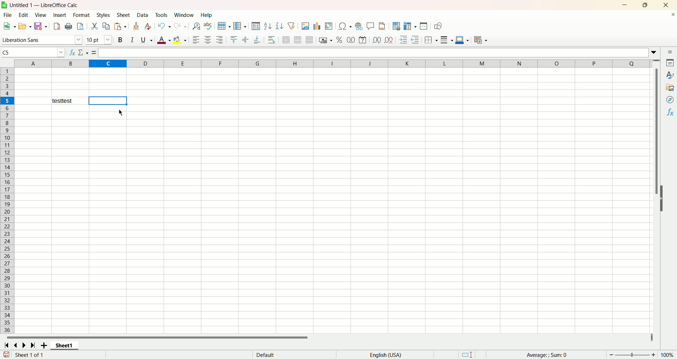  What do you see at coordinates (273, 39) in the screenshot?
I see `wrap text` at bounding box center [273, 39].